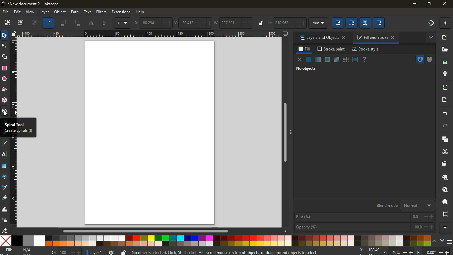  I want to click on divide, so click(92, 23).